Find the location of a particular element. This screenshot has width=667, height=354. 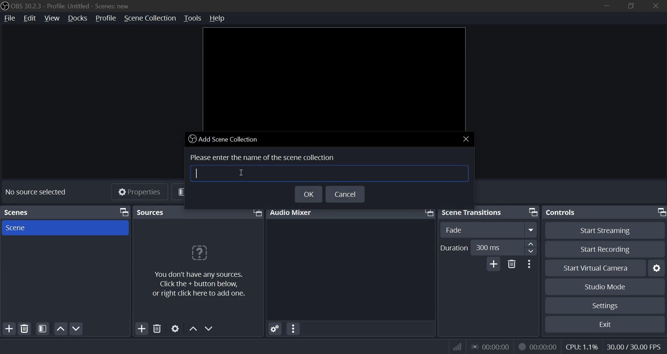

file is located at coordinates (9, 18).